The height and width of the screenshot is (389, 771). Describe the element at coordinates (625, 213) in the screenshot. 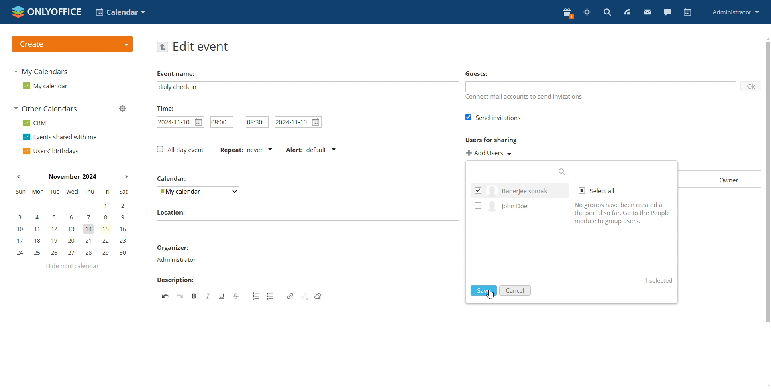

I see `no groups have been created at the portal so far...` at that location.